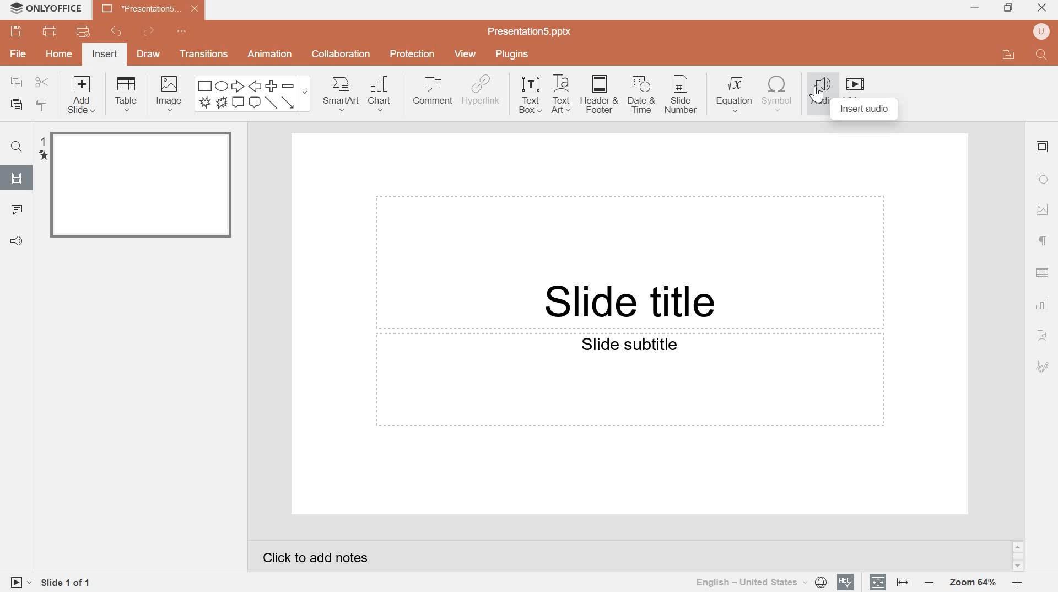 The image size is (1058, 592). What do you see at coordinates (777, 94) in the screenshot?
I see `symbol` at bounding box center [777, 94].